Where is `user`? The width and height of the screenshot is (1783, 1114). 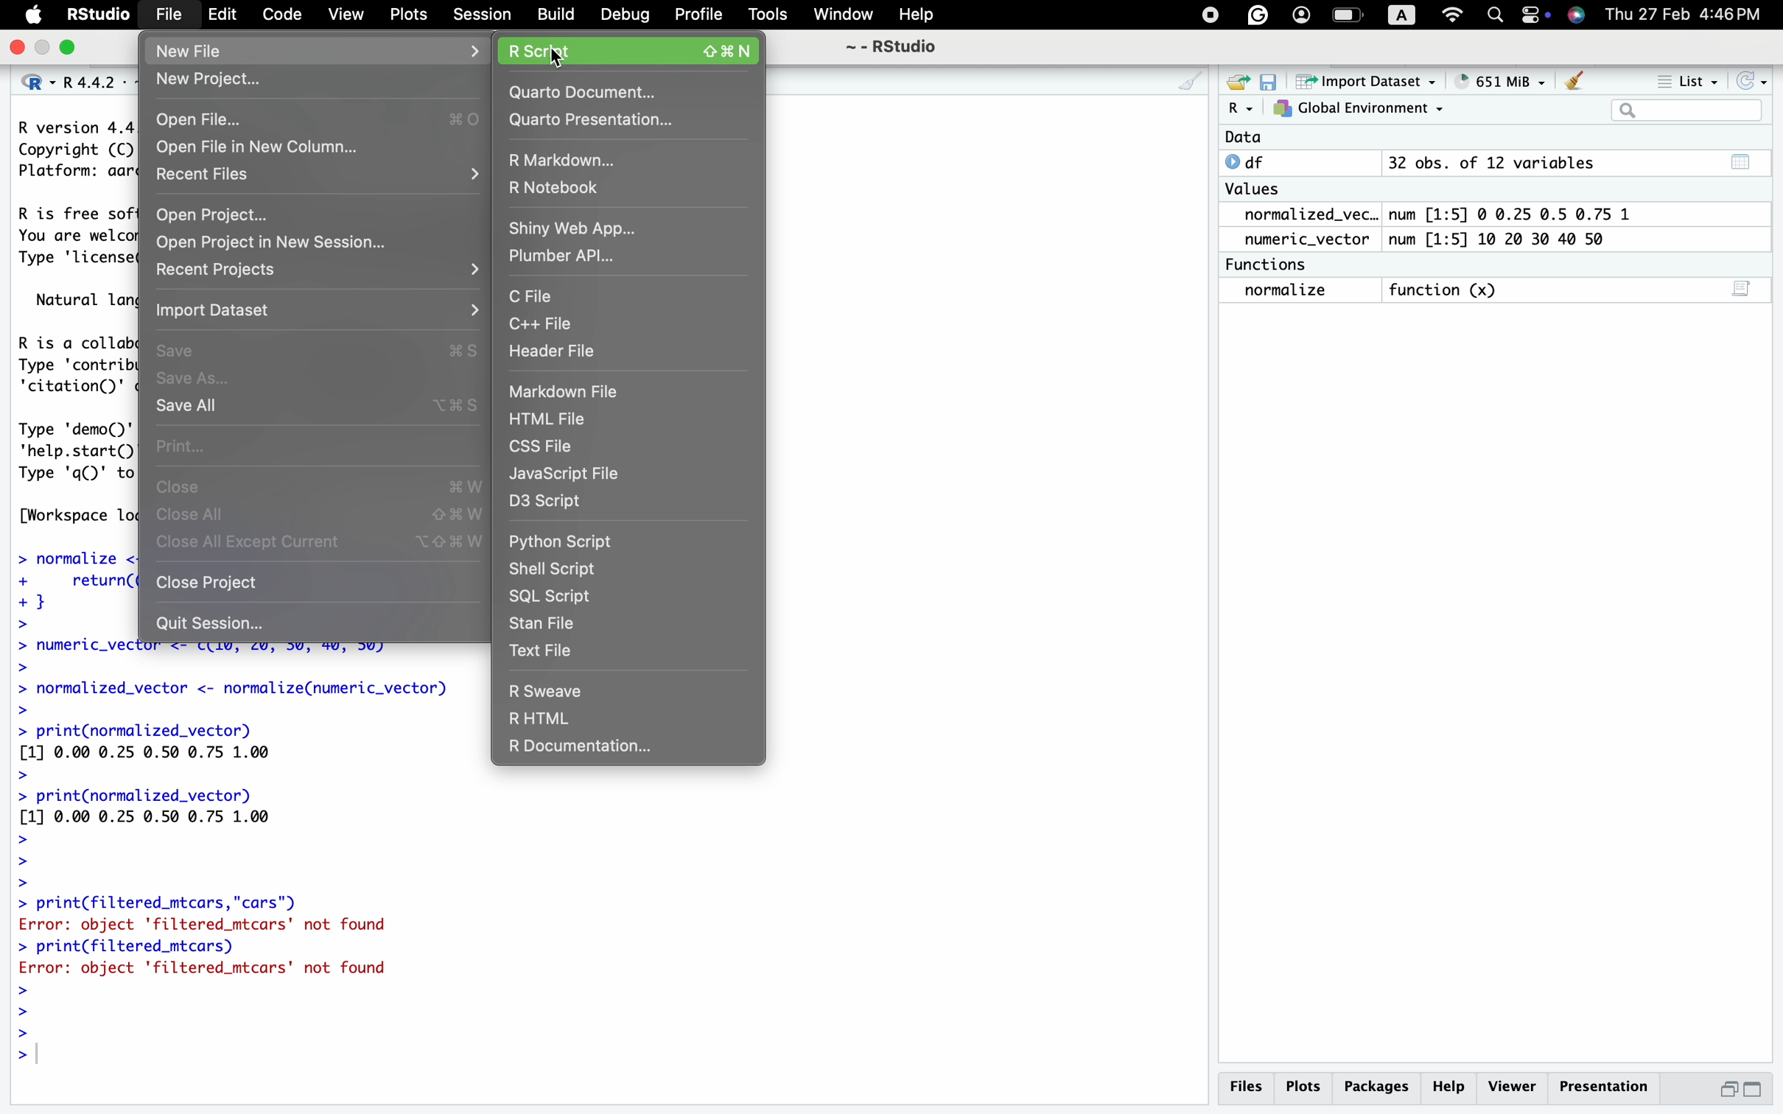 user is located at coordinates (1306, 15).